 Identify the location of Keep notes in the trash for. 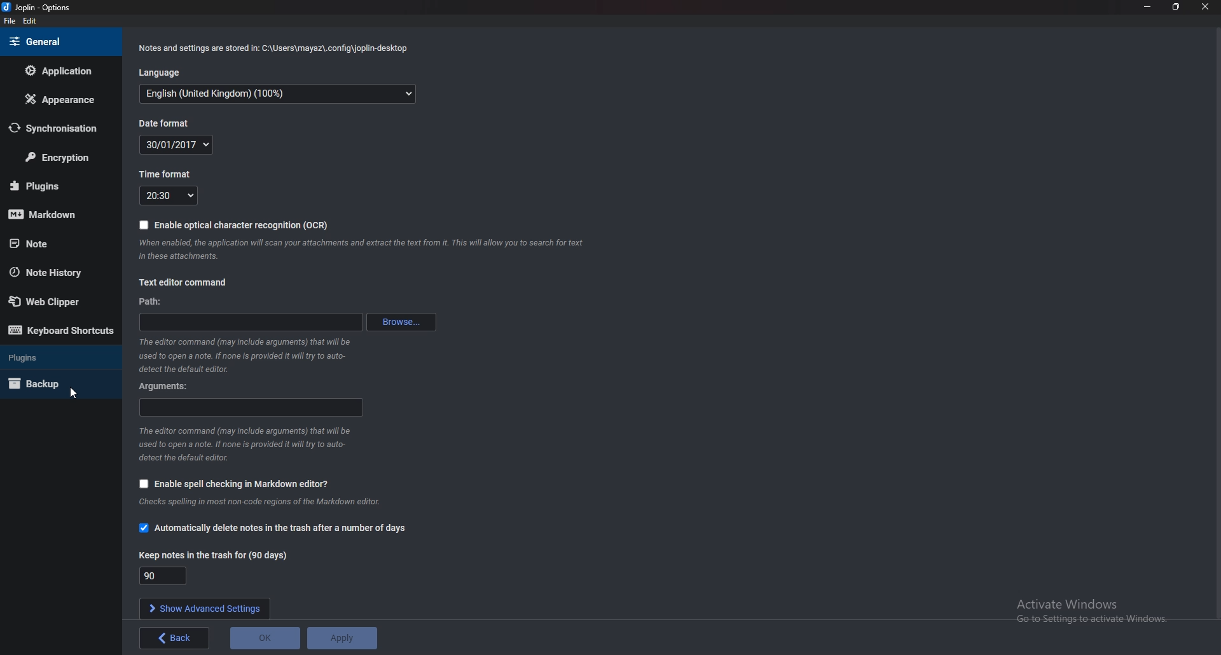
(163, 575).